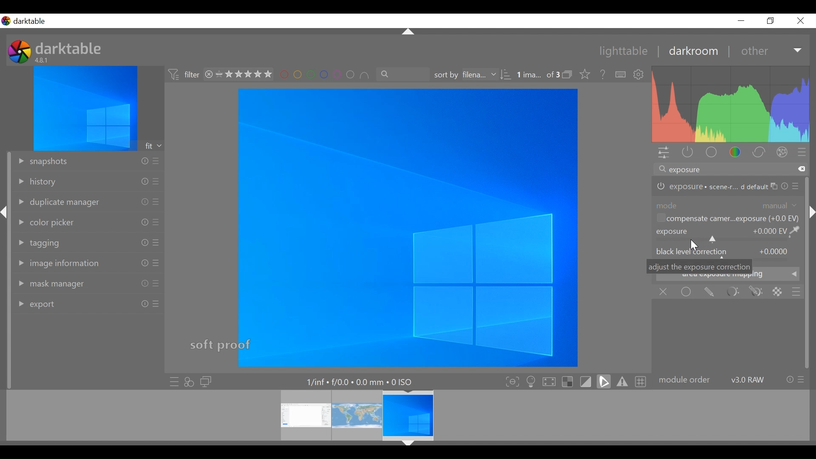 This screenshot has height=459, width=816. Describe the element at coordinates (155, 161) in the screenshot. I see `presets` at that location.